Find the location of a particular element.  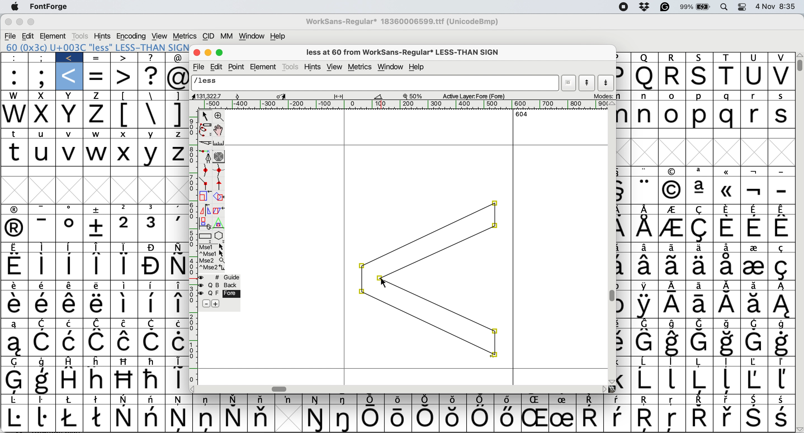

Symbol is located at coordinates (43, 380).